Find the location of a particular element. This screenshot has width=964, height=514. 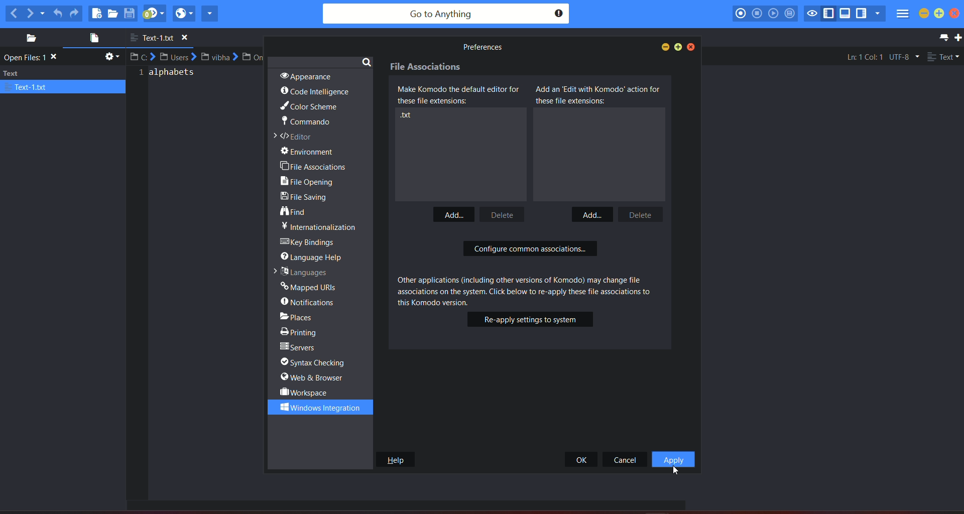

file encoding is located at coordinates (903, 57).